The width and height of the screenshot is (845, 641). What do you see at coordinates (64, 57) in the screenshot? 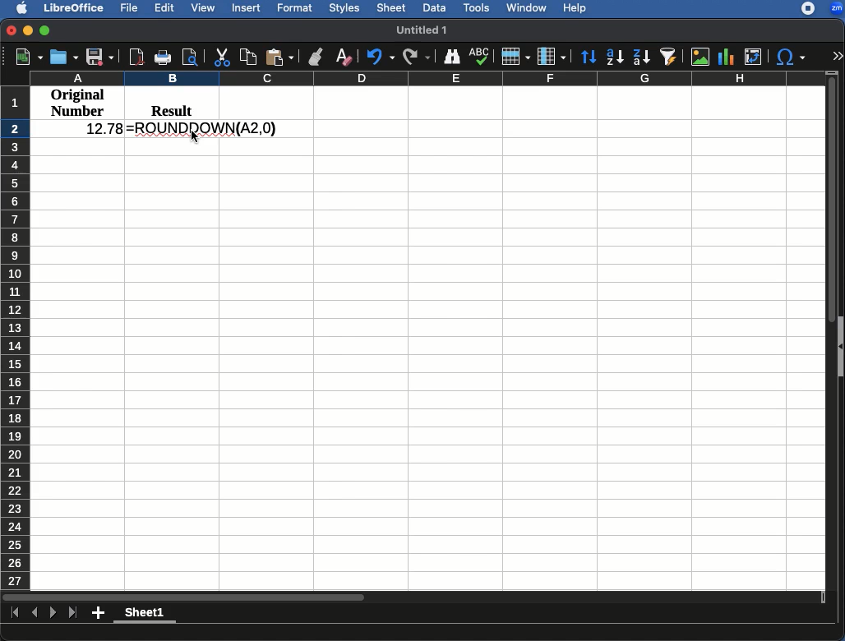
I see `Open` at bounding box center [64, 57].